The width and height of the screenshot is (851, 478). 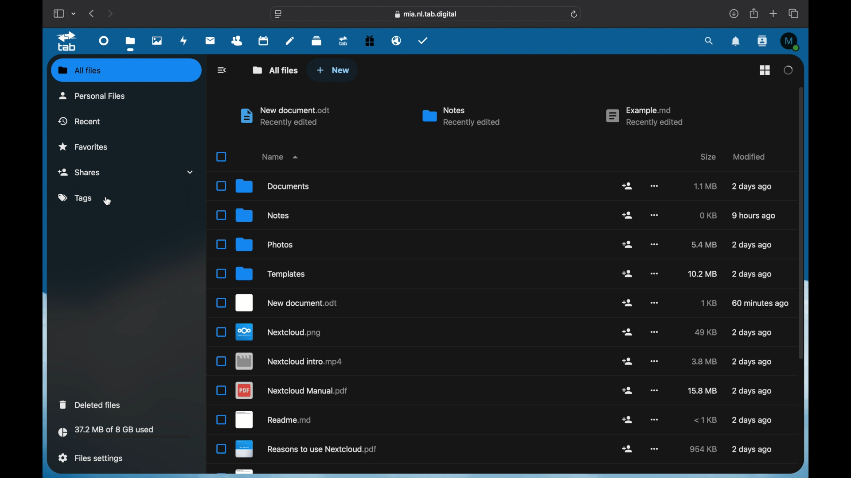 What do you see at coordinates (705, 186) in the screenshot?
I see `size` at bounding box center [705, 186].